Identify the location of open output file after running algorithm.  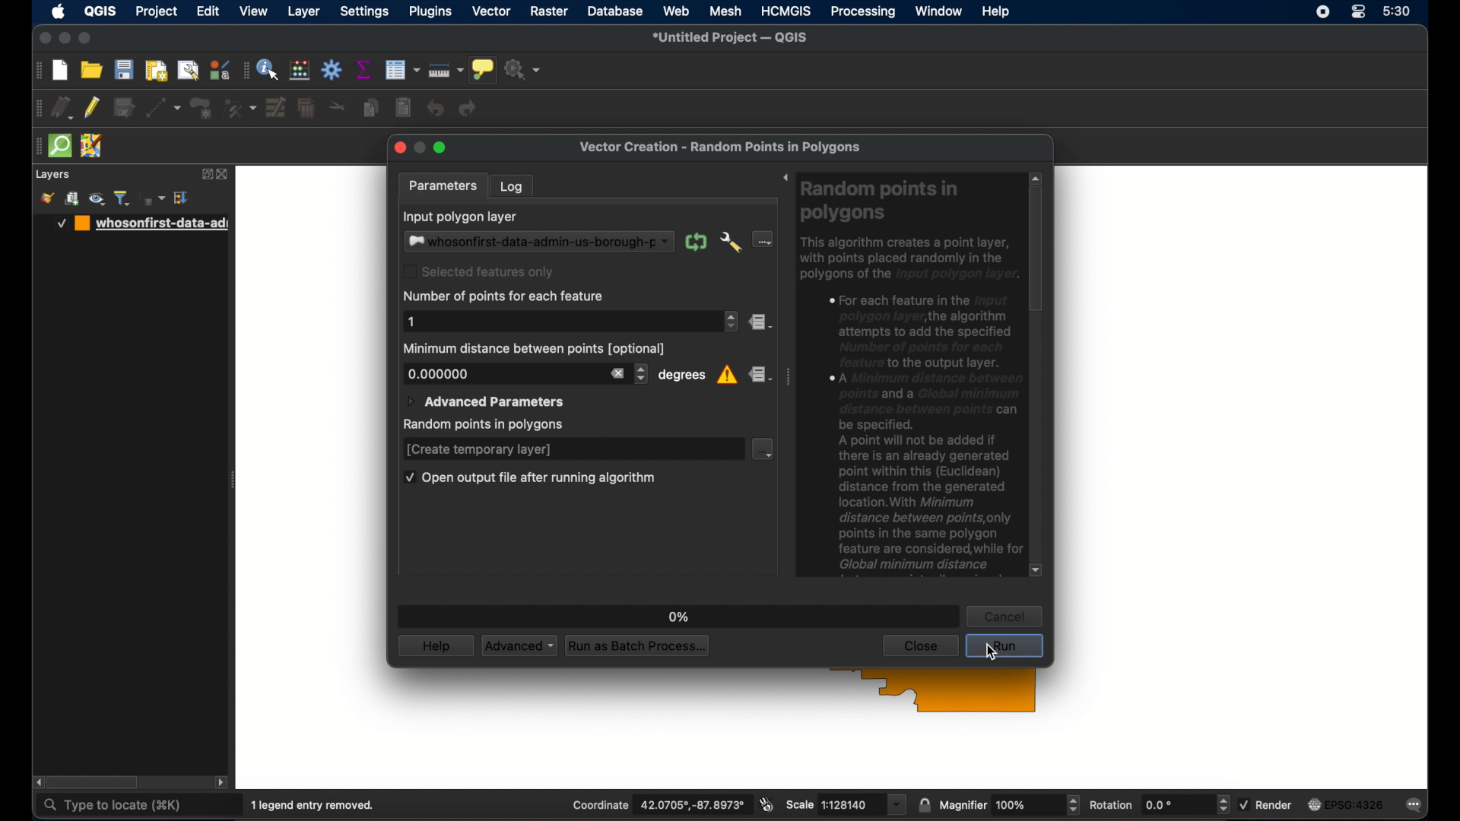
(530, 477).